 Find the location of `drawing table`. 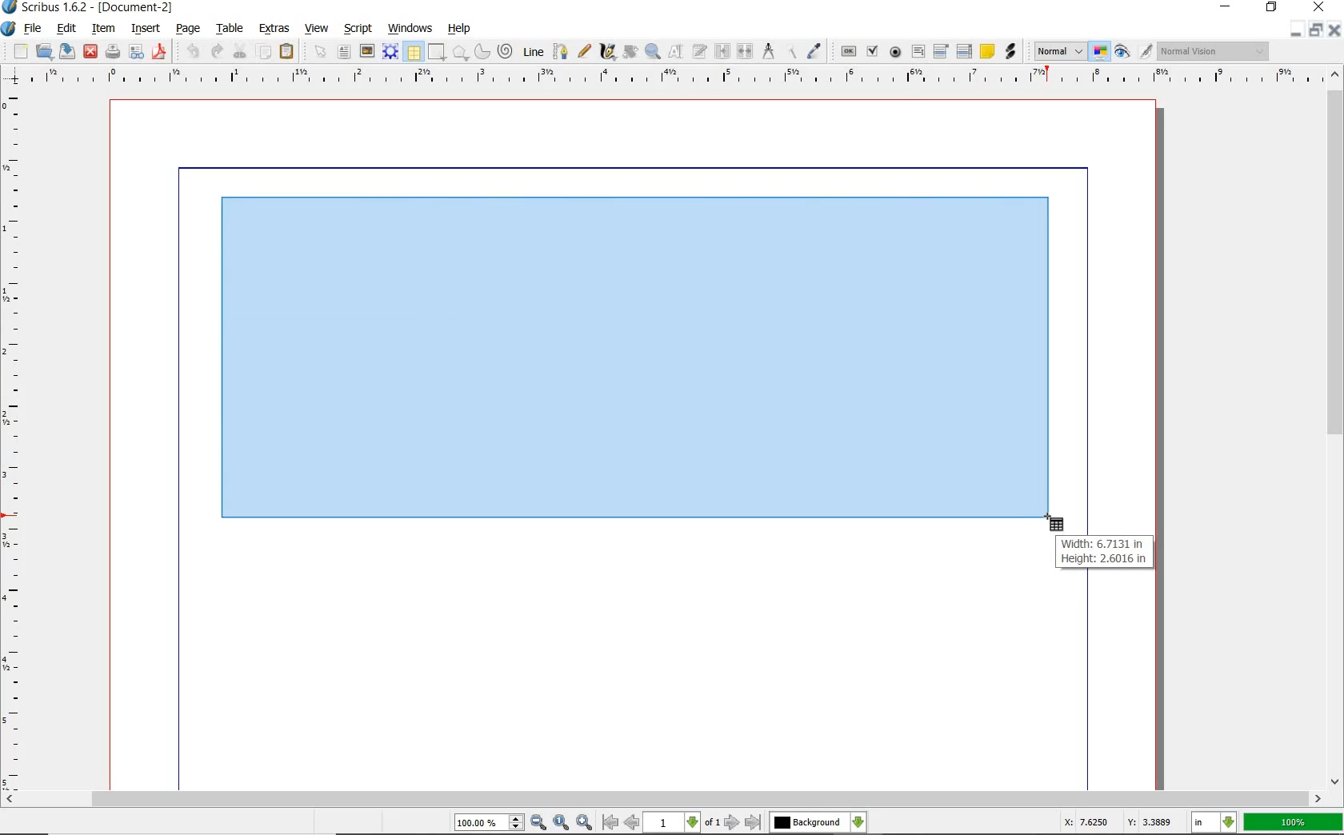

drawing table is located at coordinates (635, 358).